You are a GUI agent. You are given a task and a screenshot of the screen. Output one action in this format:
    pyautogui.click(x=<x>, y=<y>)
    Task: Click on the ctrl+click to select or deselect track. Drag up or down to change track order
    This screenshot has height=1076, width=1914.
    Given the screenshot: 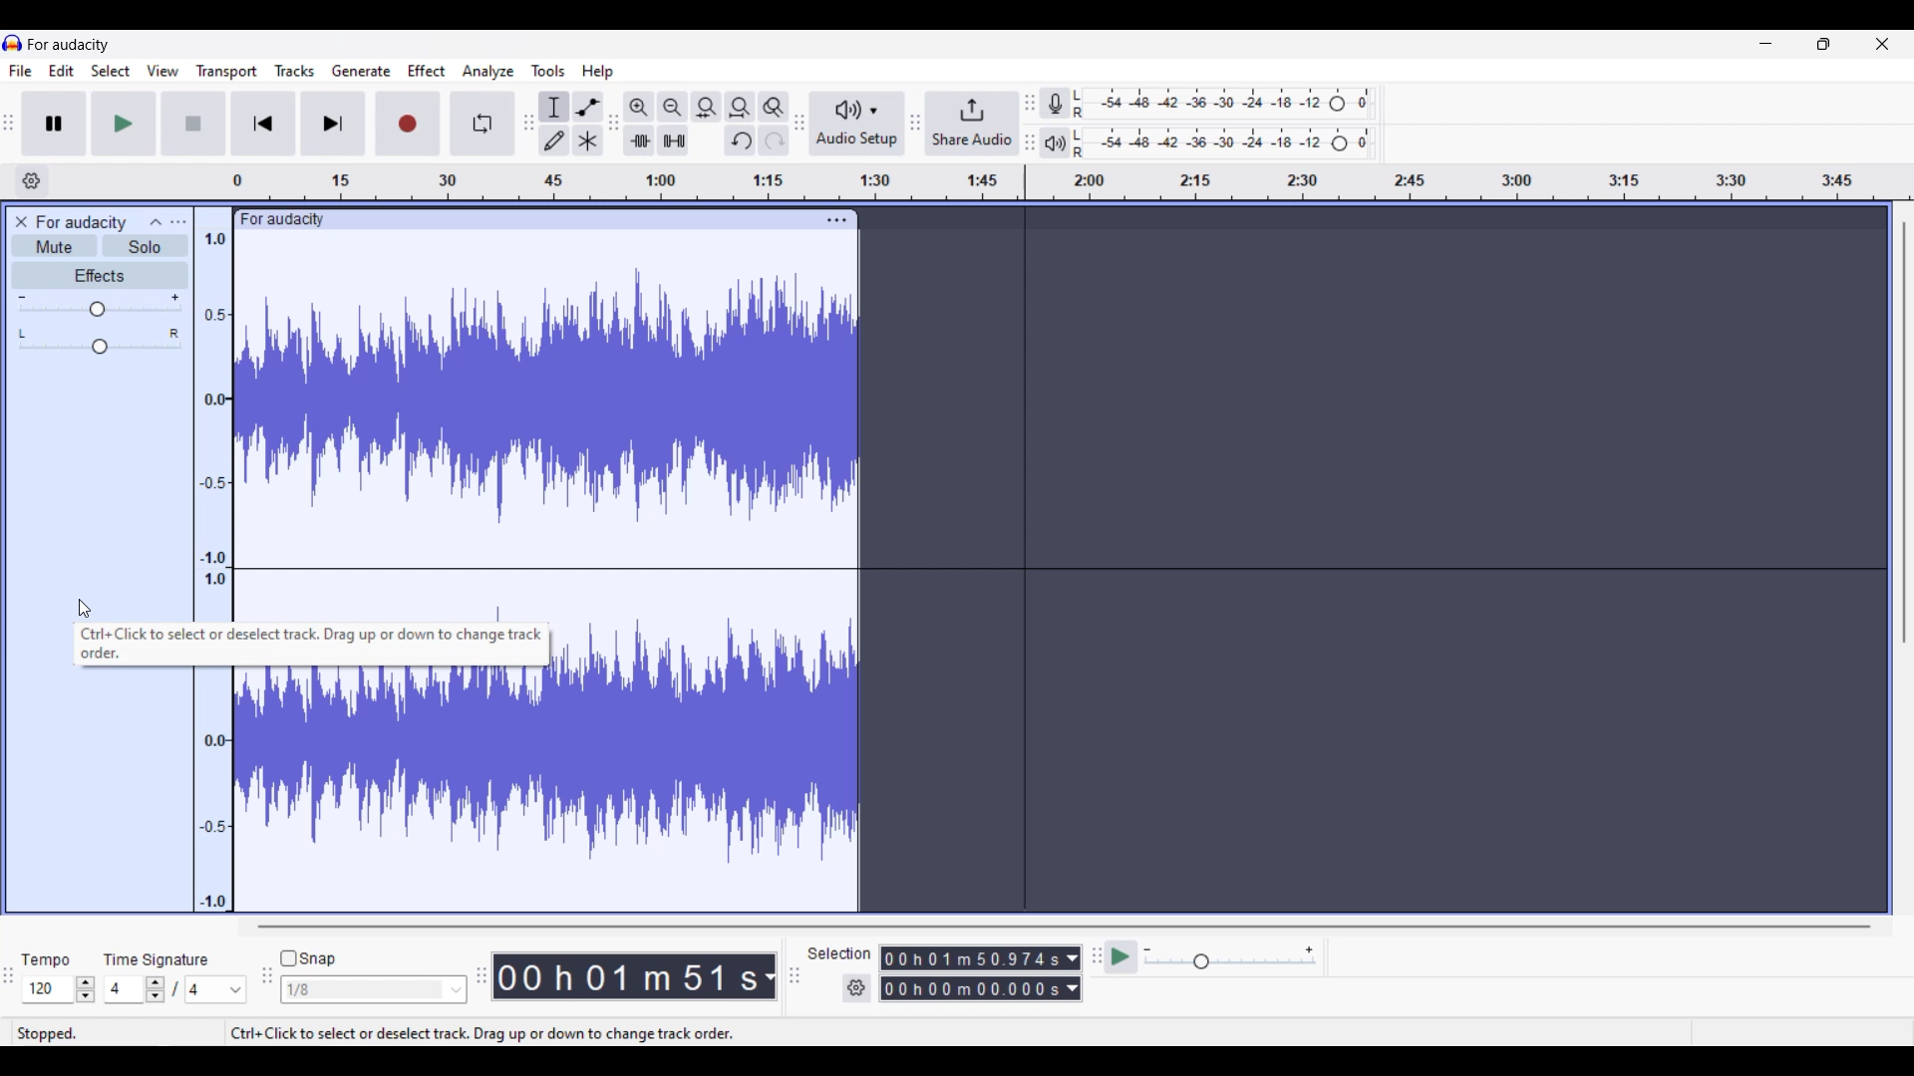 What is the action you would take?
    pyautogui.click(x=481, y=1031)
    